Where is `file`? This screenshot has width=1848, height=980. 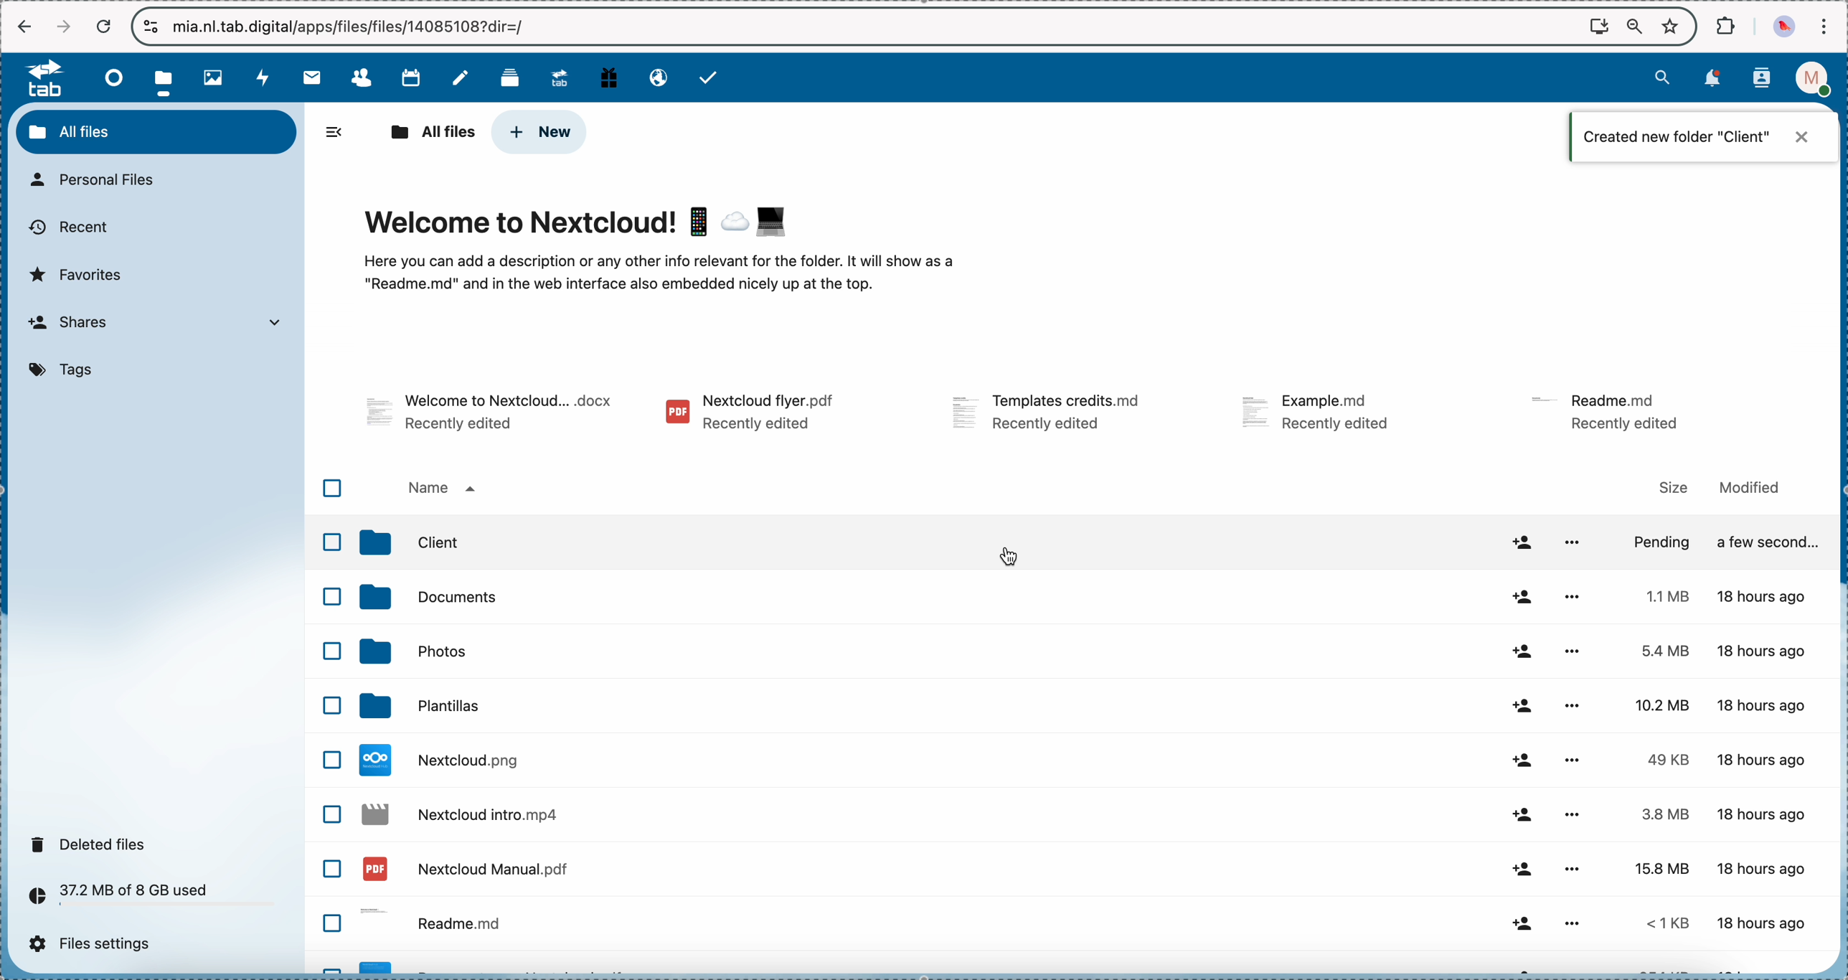
file is located at coordinates (918, 705).